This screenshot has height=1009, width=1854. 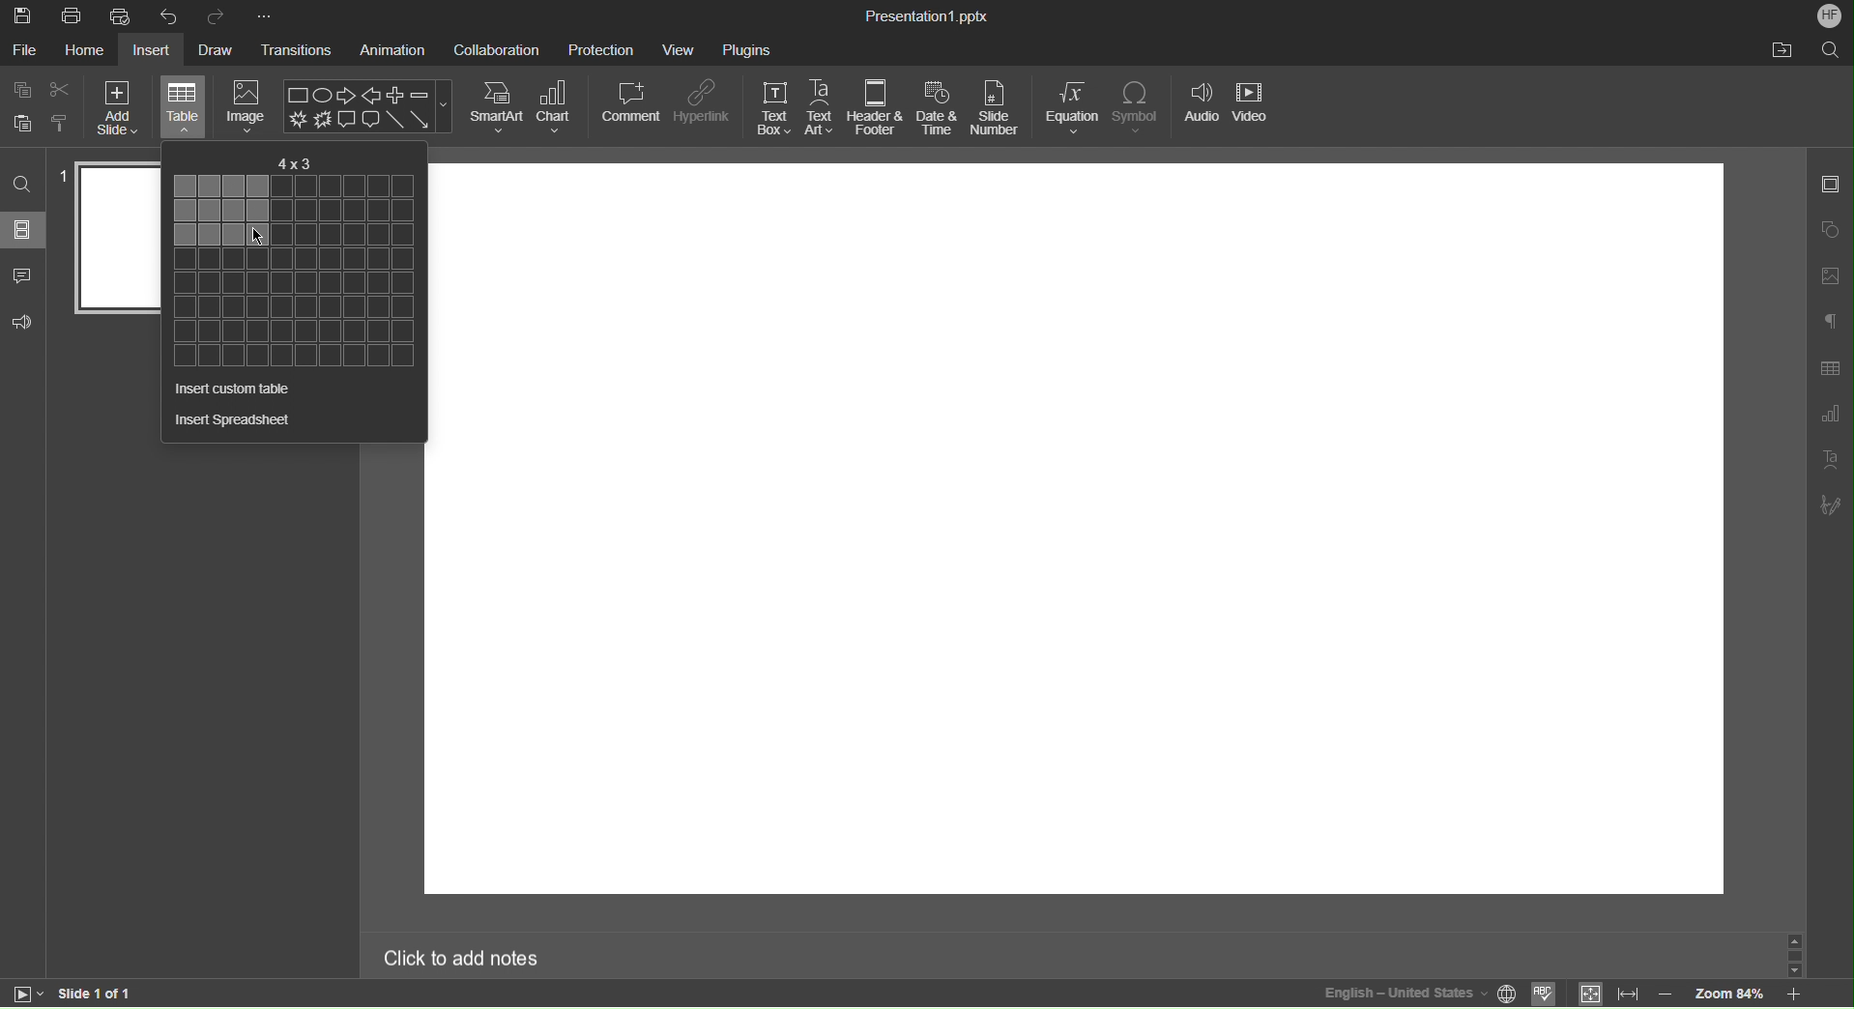 What do you see at coordinates (821, 107) in the screenshot?
I see `Text Art` at bounding box center [821, 107].